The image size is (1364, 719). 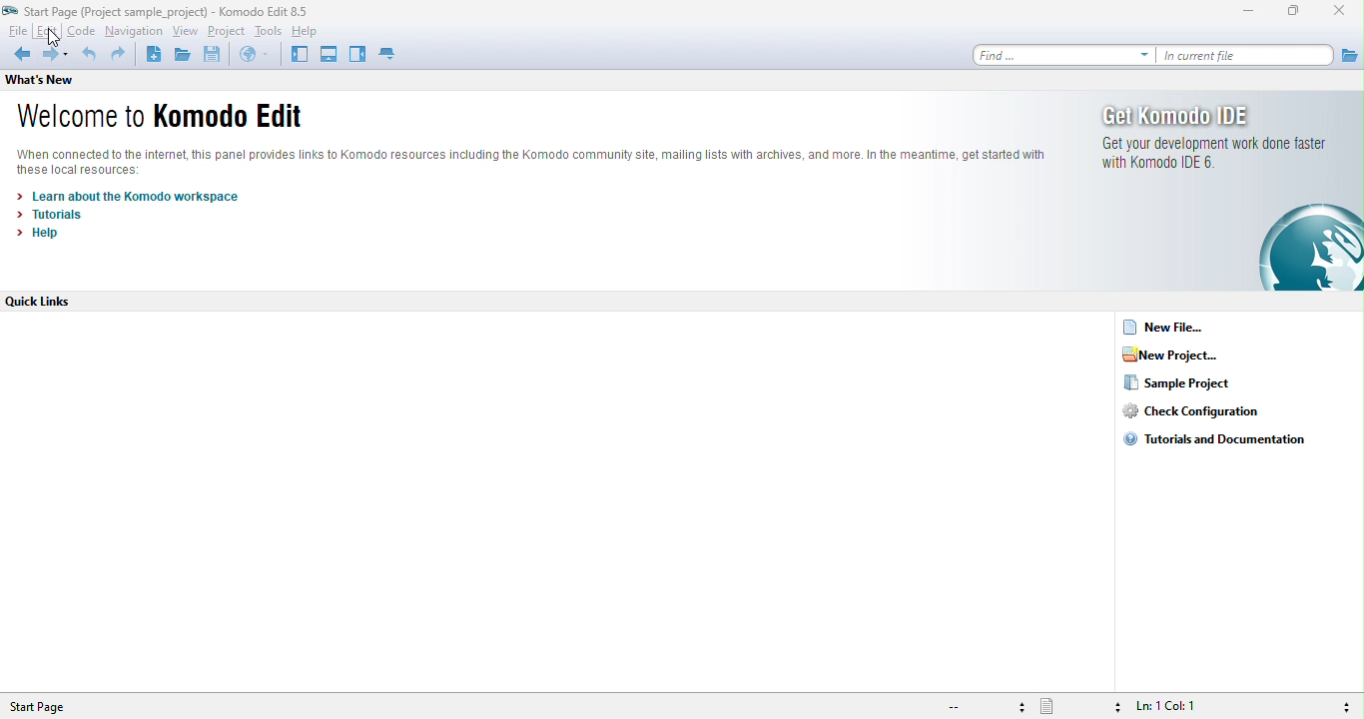 I want to click on file, so click(x=16, y=31).